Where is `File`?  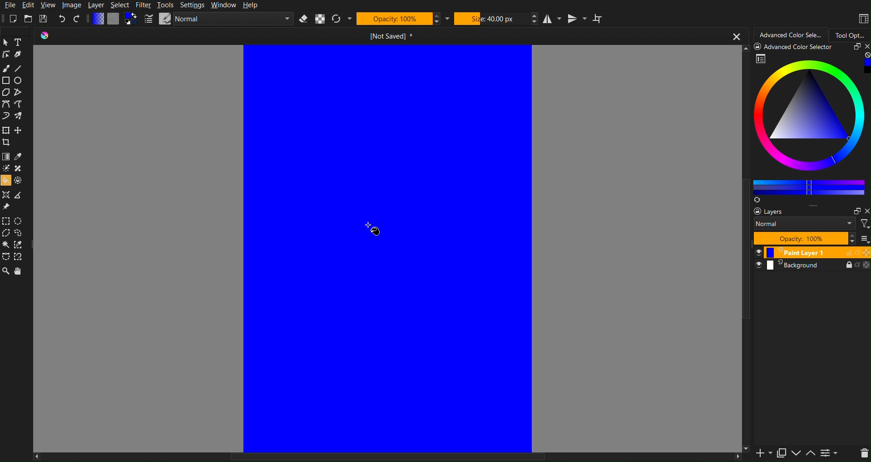 File is located at coordinates (9, 5).